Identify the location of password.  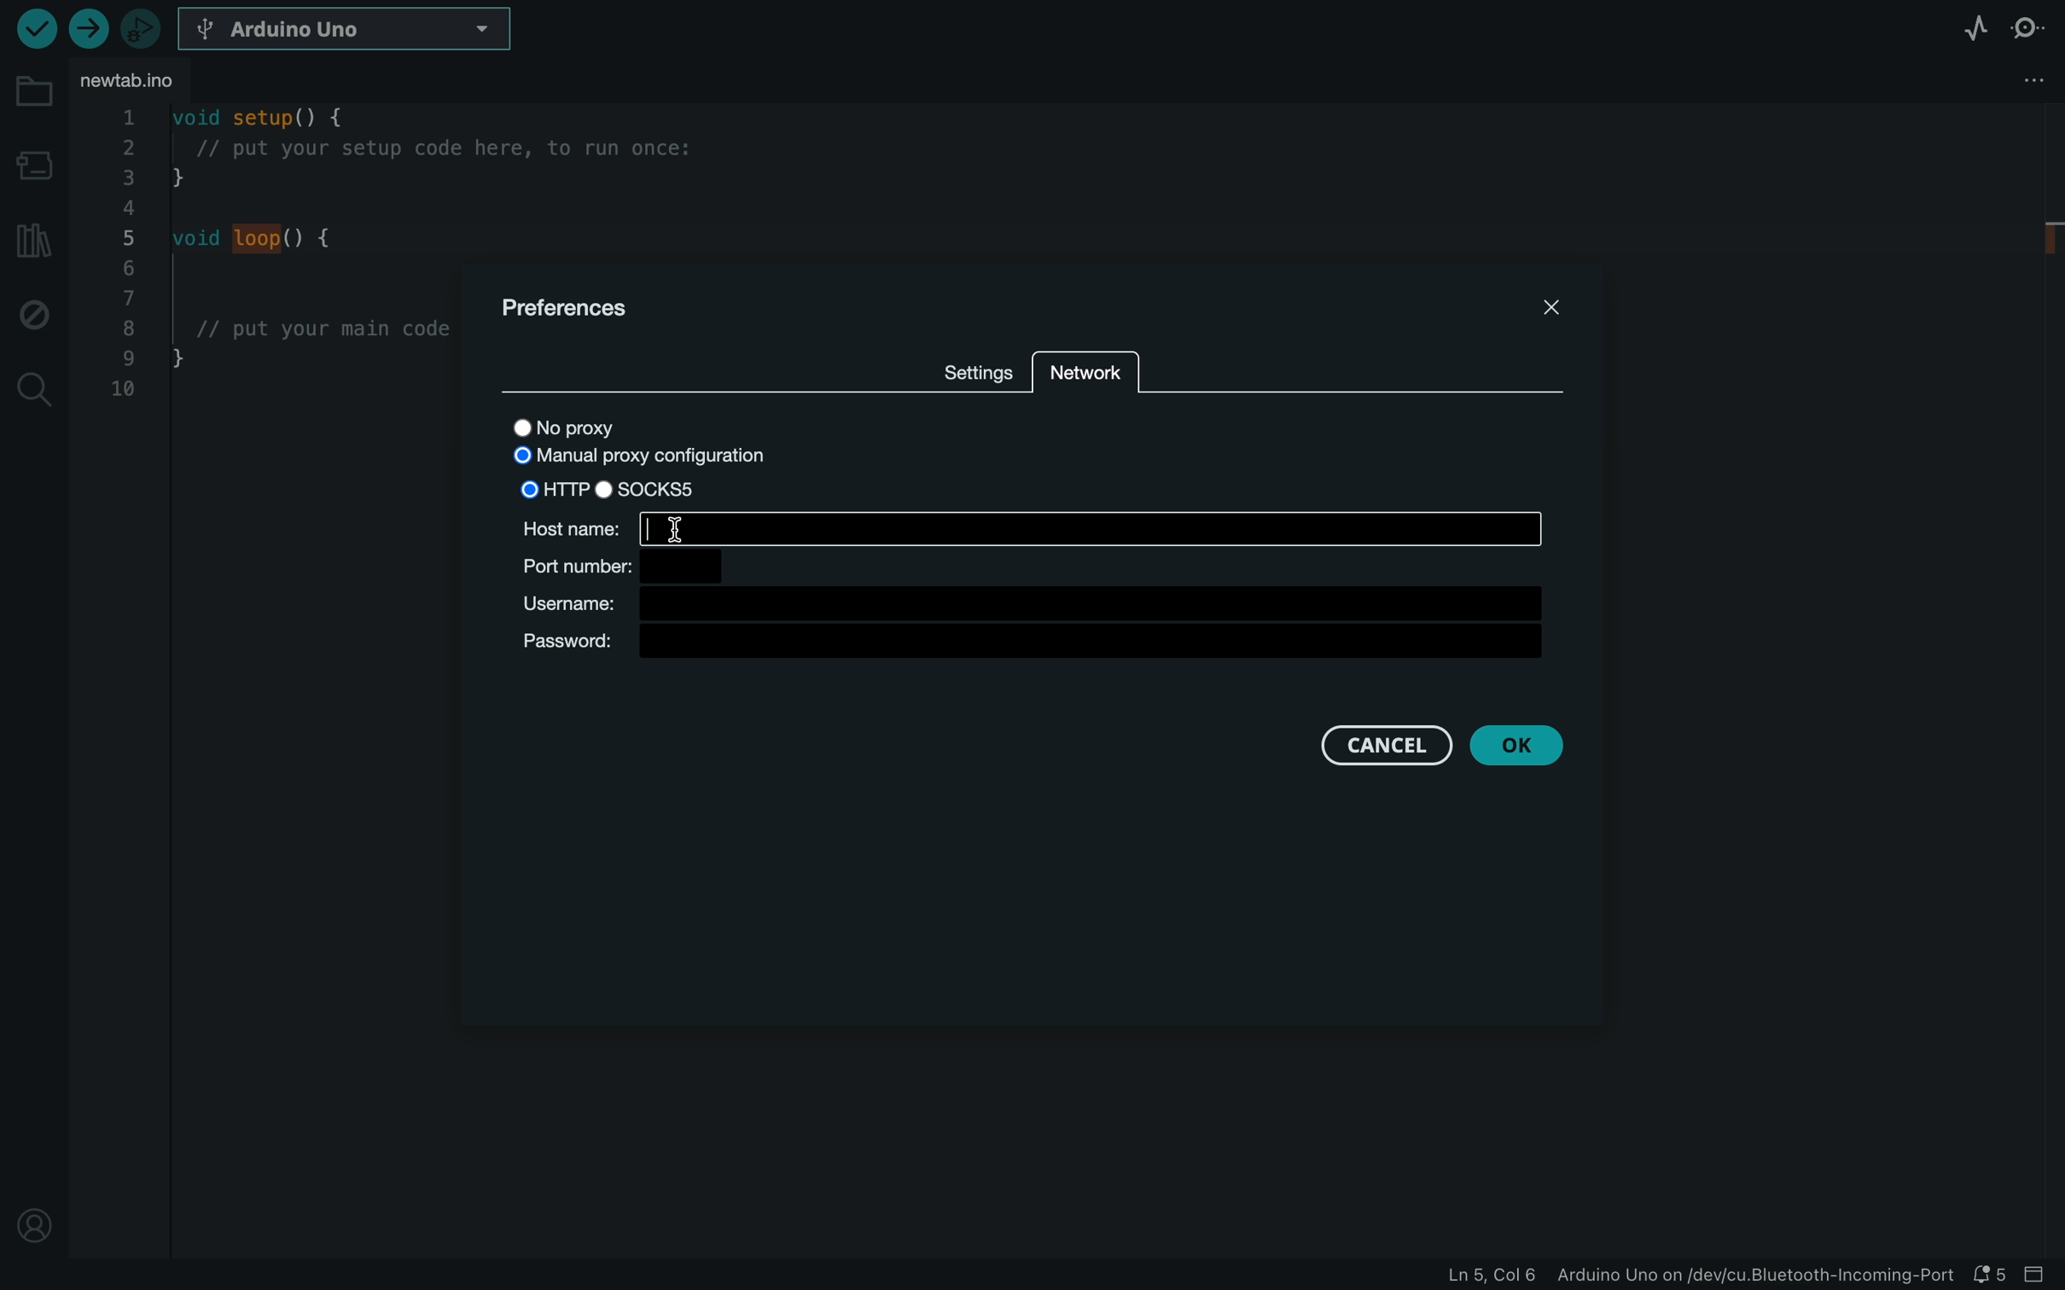
(1037, 646).